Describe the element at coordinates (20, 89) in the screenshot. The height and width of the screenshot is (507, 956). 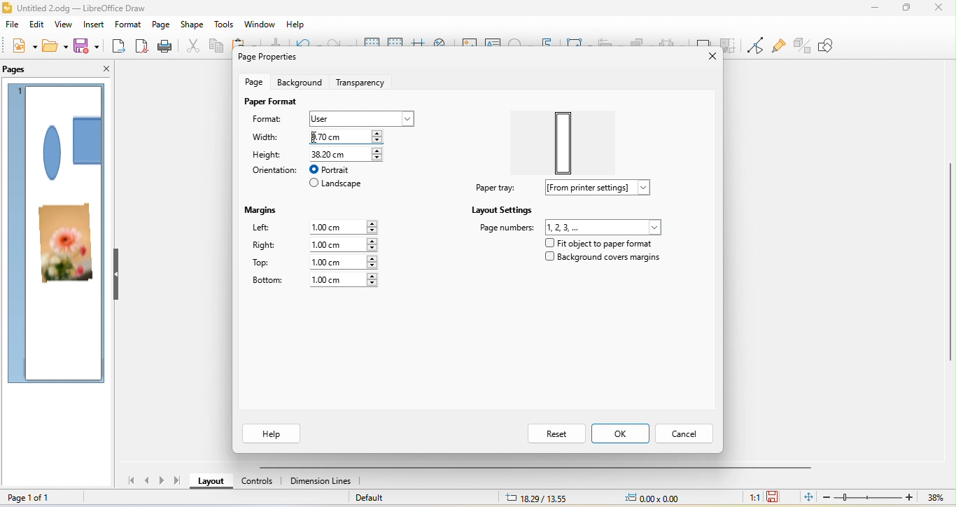
I see `page 1` at that location.